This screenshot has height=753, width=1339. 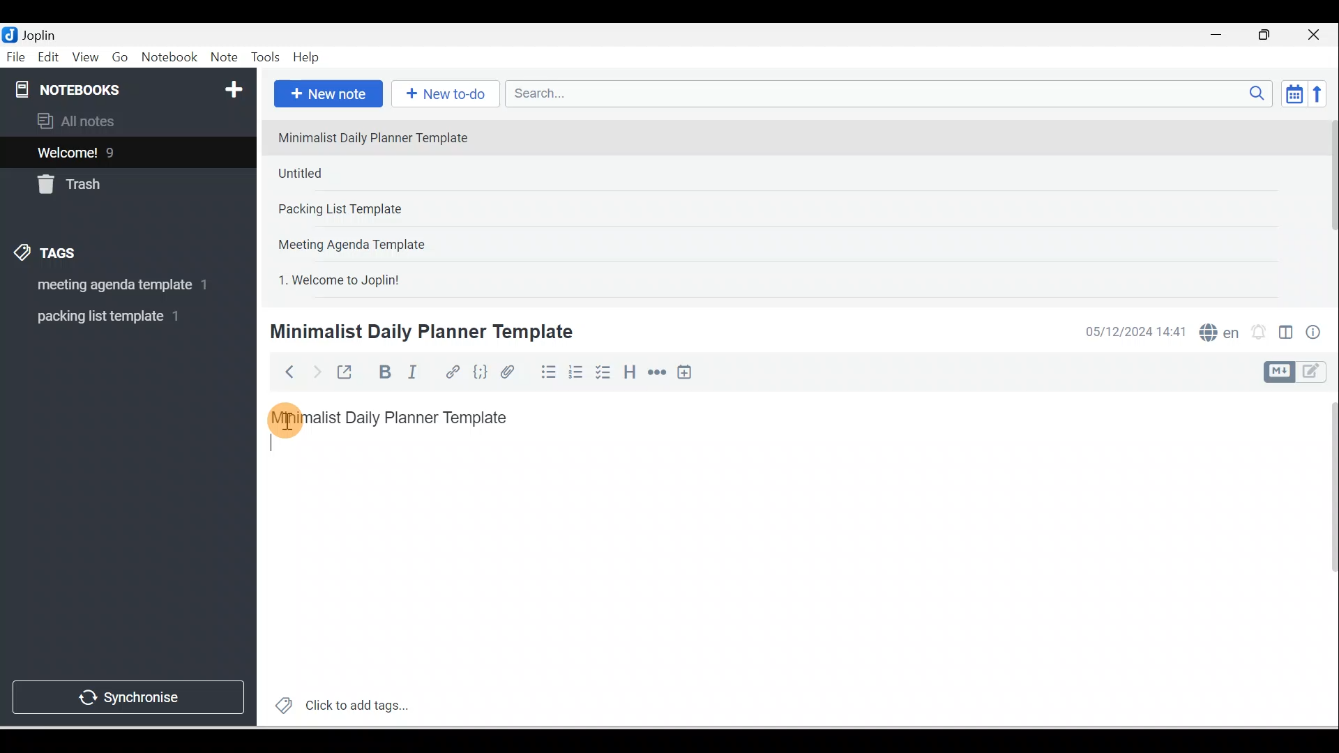 What do you see at coordinates (131, 86) in the screenshot?
I see `Notebooks` at bounding box center [131, 86].